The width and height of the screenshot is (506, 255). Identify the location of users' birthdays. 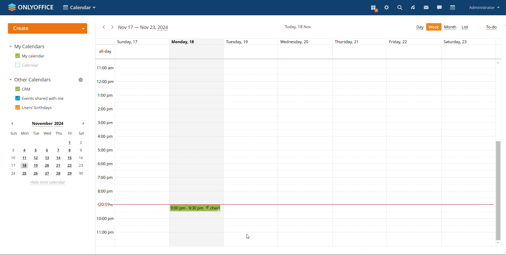
(34, 107).